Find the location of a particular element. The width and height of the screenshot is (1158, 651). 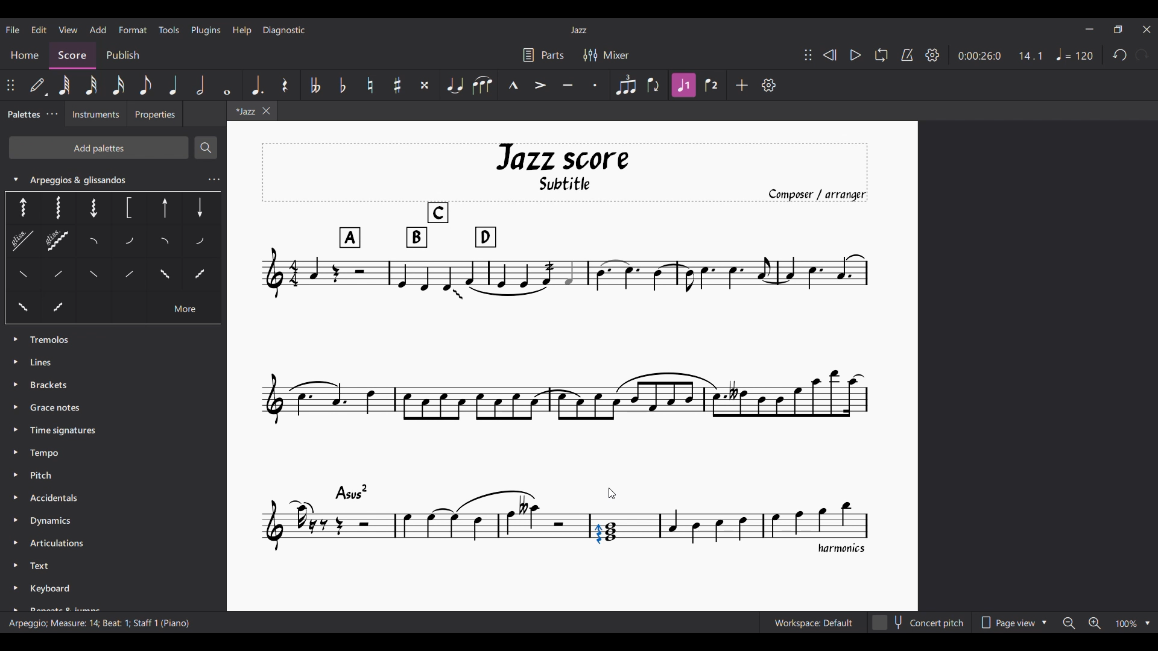

Current score is located at coordinates (567, 350).